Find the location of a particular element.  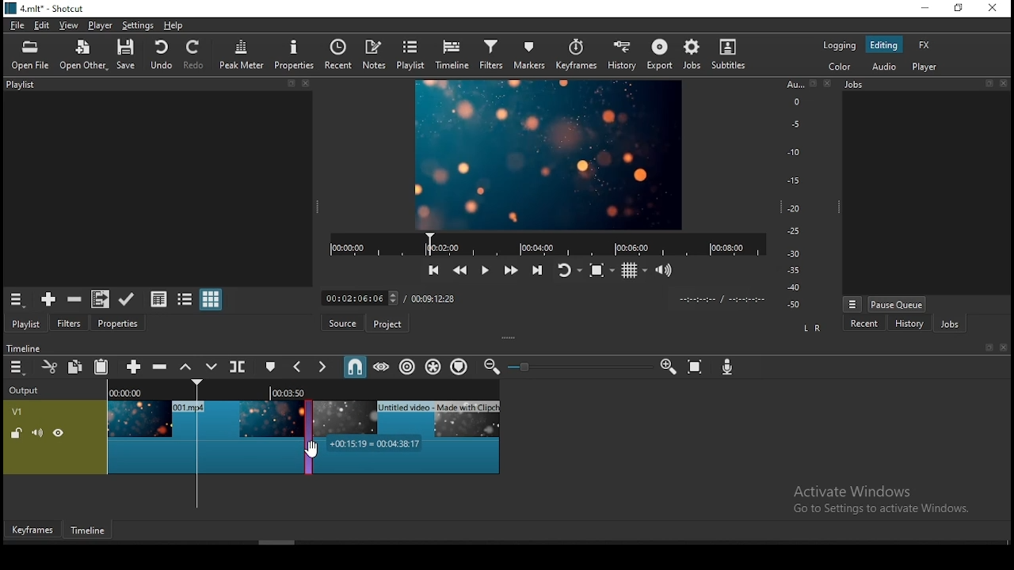

timeline is located at coordinates (88, 530).